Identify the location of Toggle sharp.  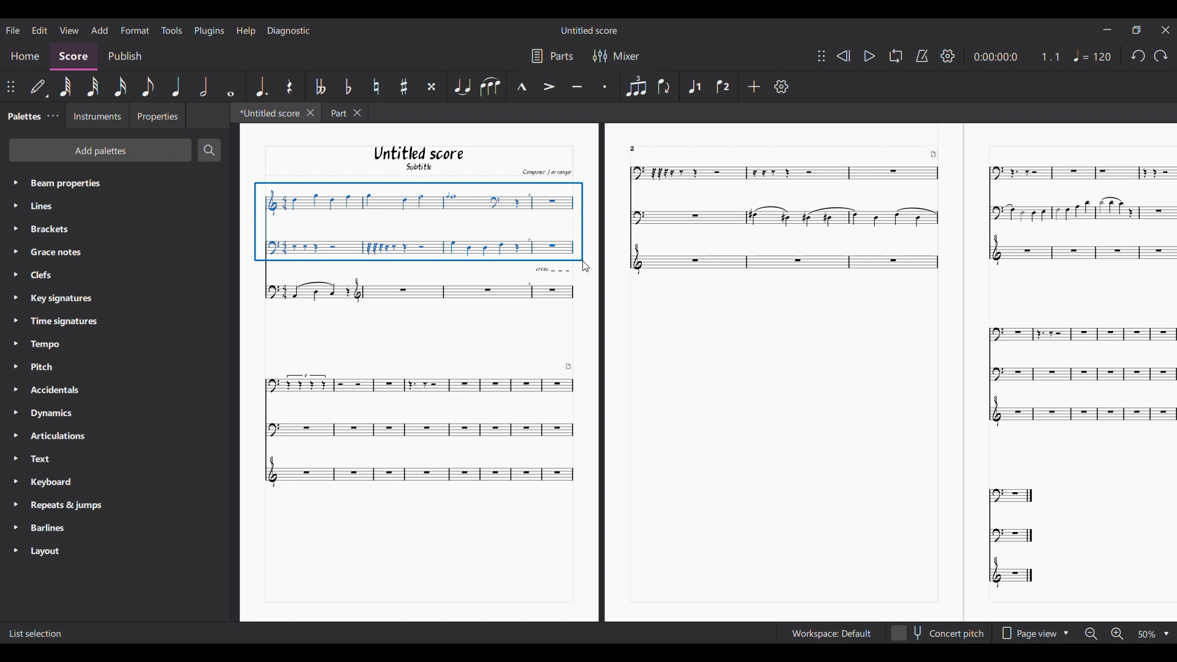
(404, 86).